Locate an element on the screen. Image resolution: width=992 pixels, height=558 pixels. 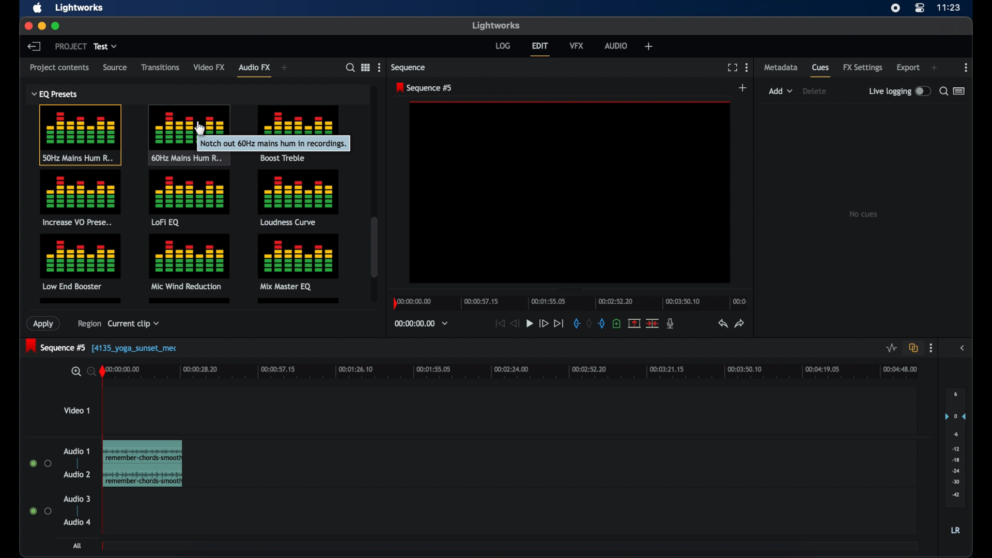
low end booster is located at coordinates (80, 262).